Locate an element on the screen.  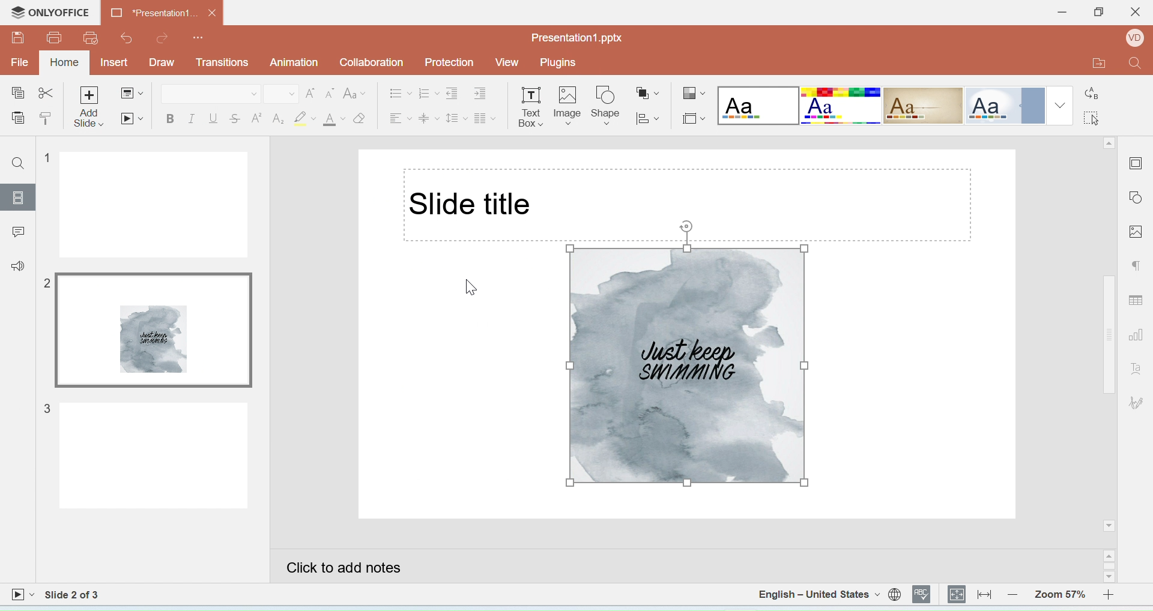
Cut is located at coordinates (46, 94).